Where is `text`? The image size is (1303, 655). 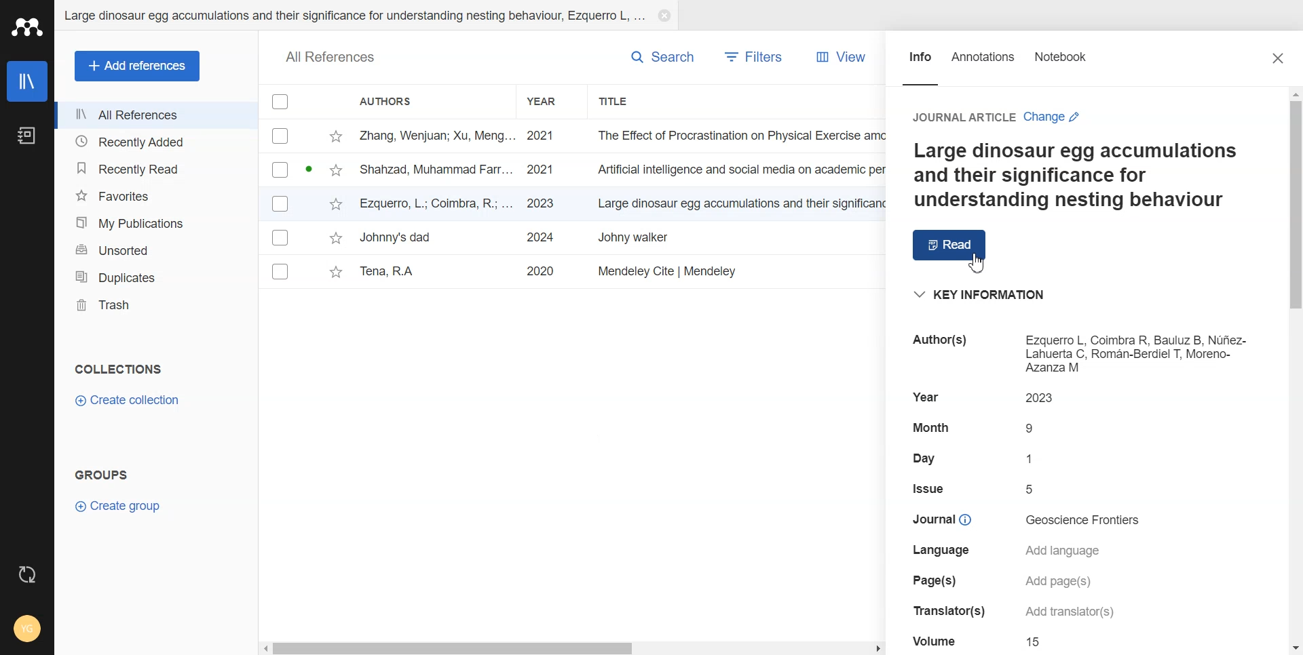 text is located at coordinates (1066, 613).